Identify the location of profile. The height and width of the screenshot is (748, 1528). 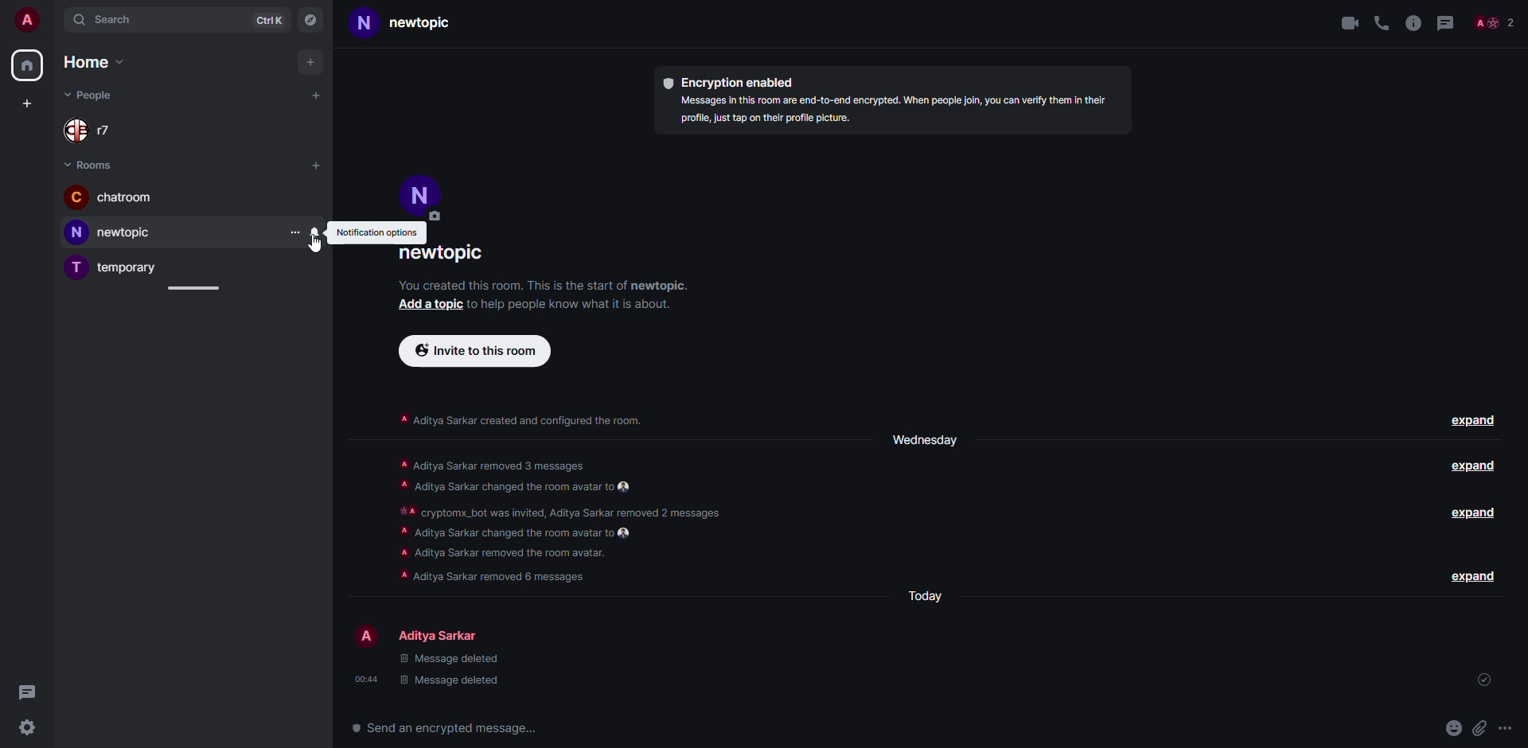
(29, 19).